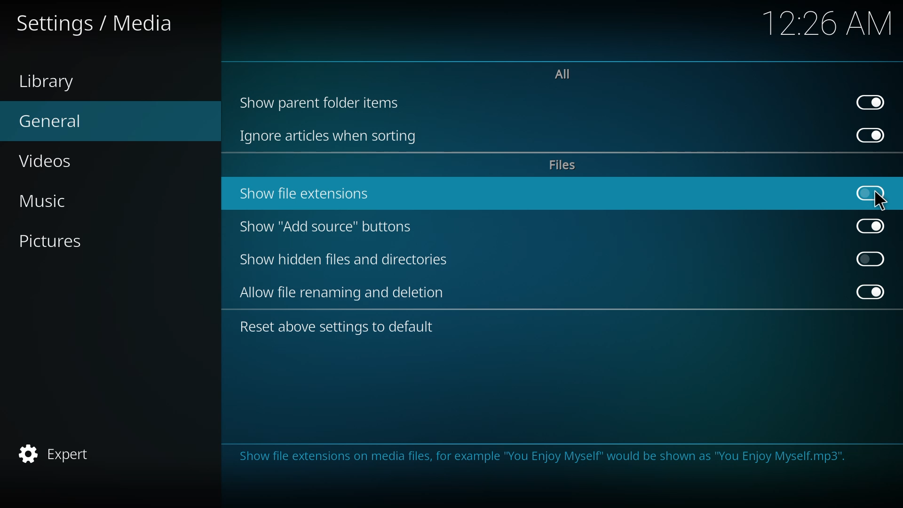 This screenshot has width=903, height=508. Describe the element at coordinates (870, 192) in the screenshot. I see `click to enable` at that location.